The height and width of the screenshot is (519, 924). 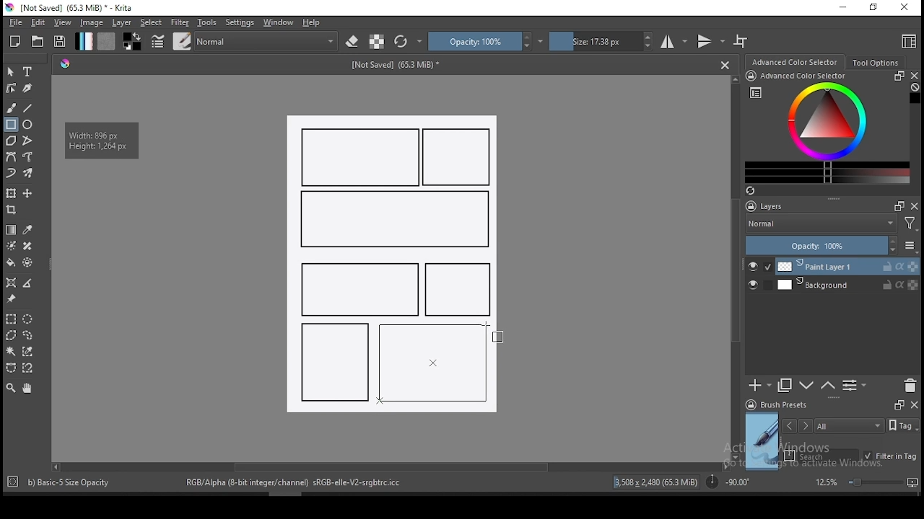 What do you see at coordinates (824, 127) in the screenshot?
I see `advanced color selector` at bounding box center [824, 127].